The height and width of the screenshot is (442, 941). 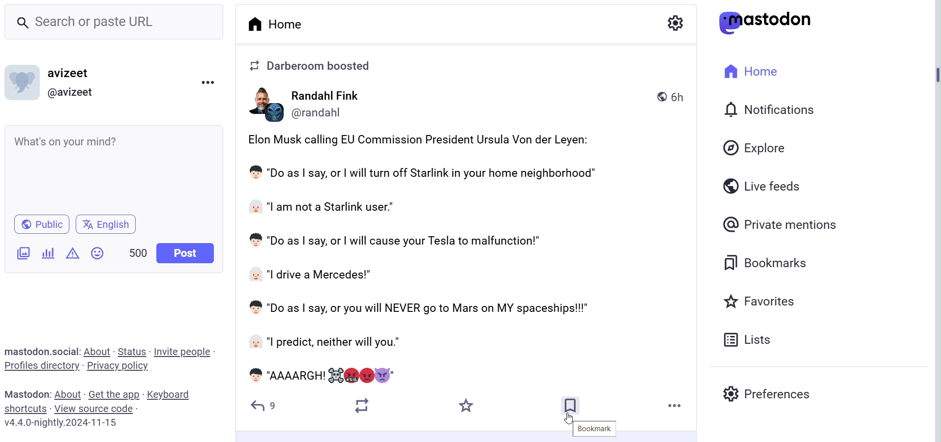 What do you see at coordinates (434, 175) in the screenshot?
I see `"Do as | say, or | will turn off Starlink in your home neighborhood"` at bounding box center [434, 175].